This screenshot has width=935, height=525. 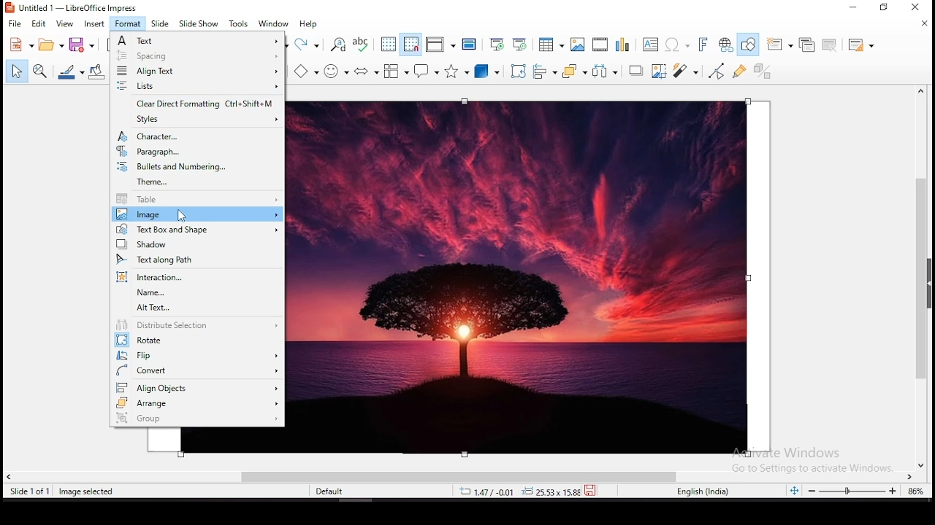 What do you see at coordinates (198, 354) in the screenshot?
I see `flip` at bounding box center [198, 354].